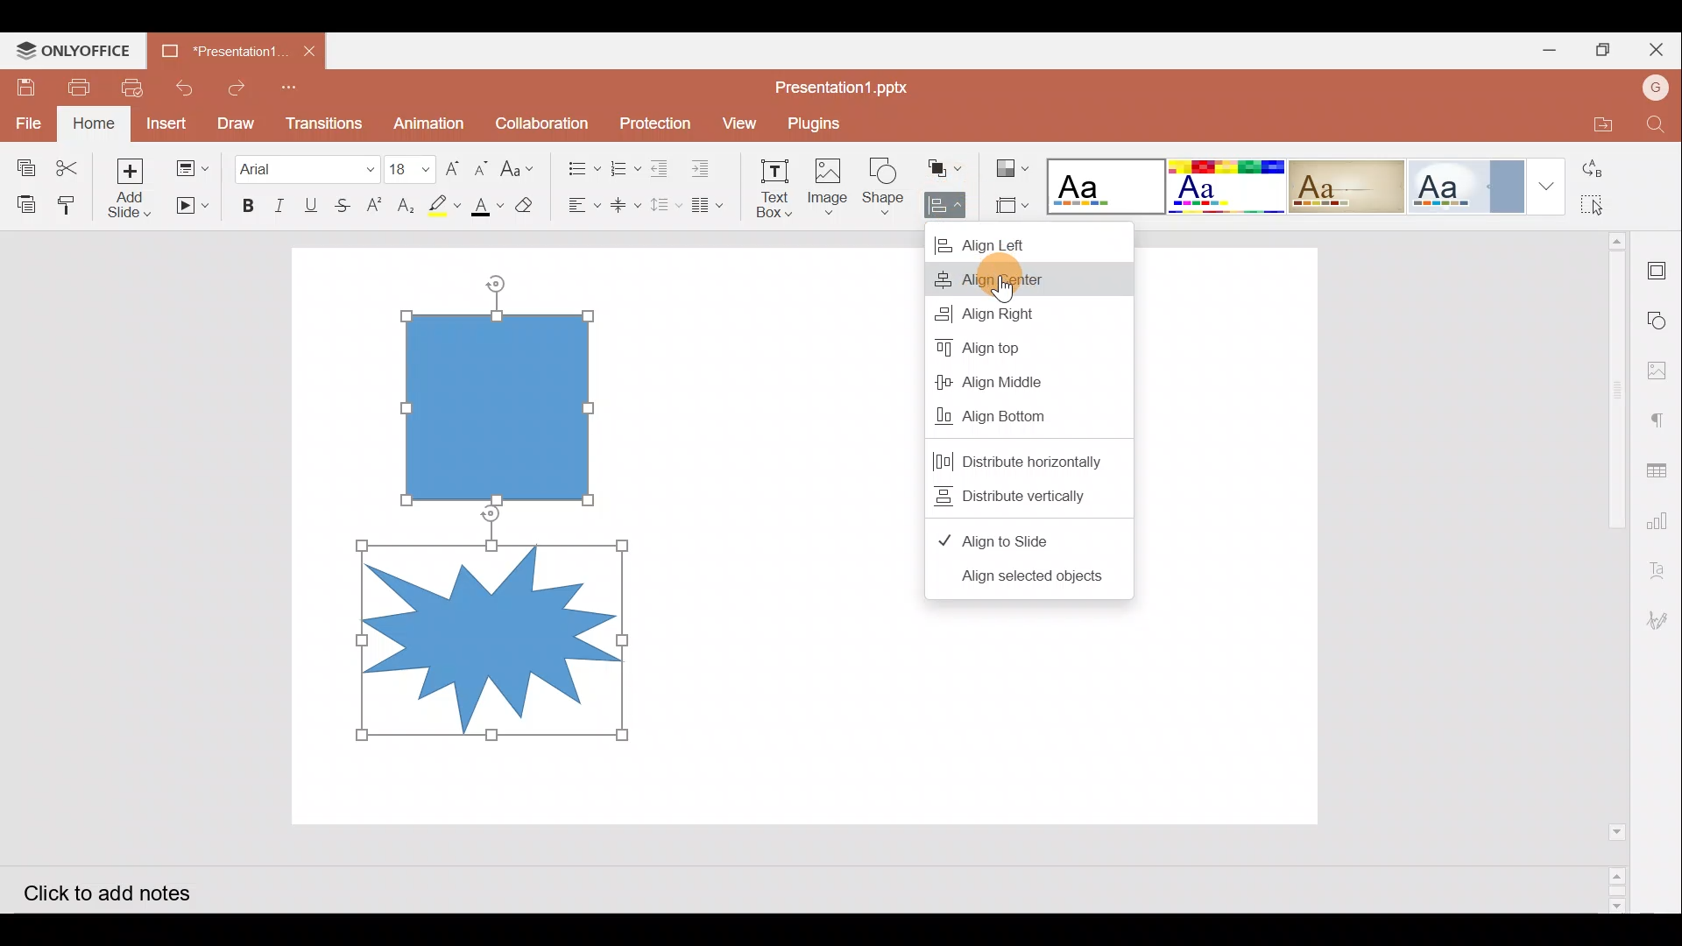  Describe the element at coordinates (27, 81) in the screenshot. I see `Save` at that location.